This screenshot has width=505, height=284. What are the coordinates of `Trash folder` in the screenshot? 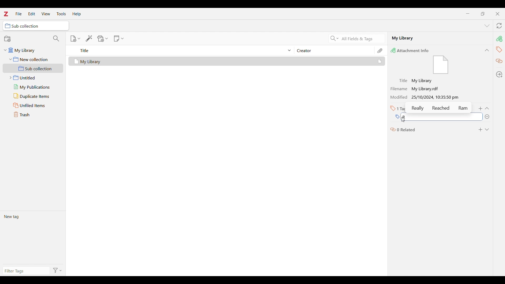 It's located at (33, 114).